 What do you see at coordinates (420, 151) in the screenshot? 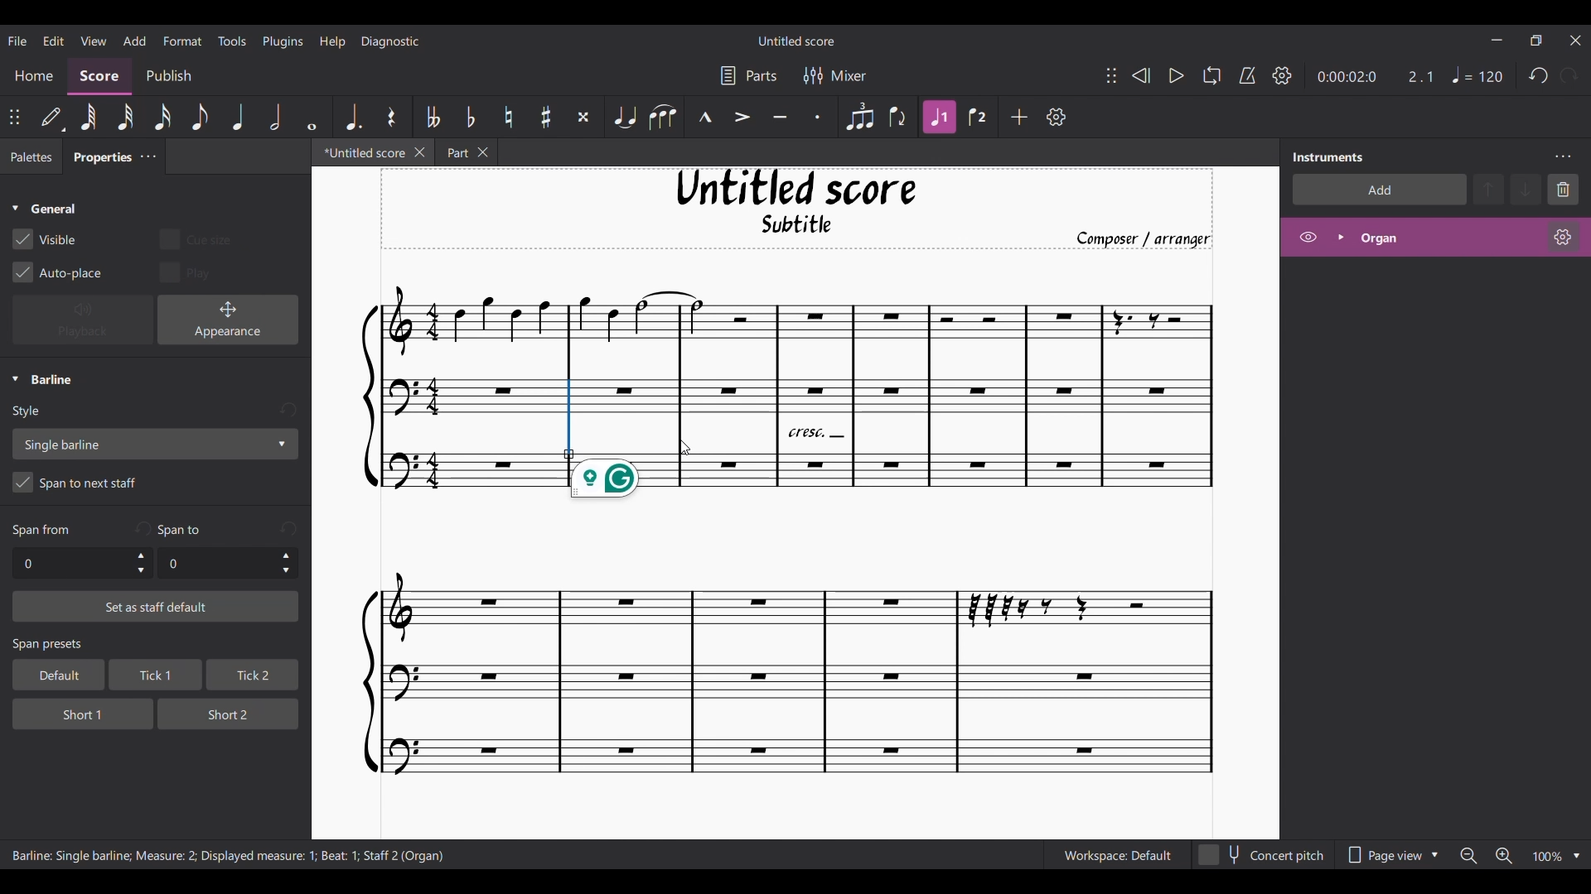
I see `Close current tab` at bounding box center [420, 151].